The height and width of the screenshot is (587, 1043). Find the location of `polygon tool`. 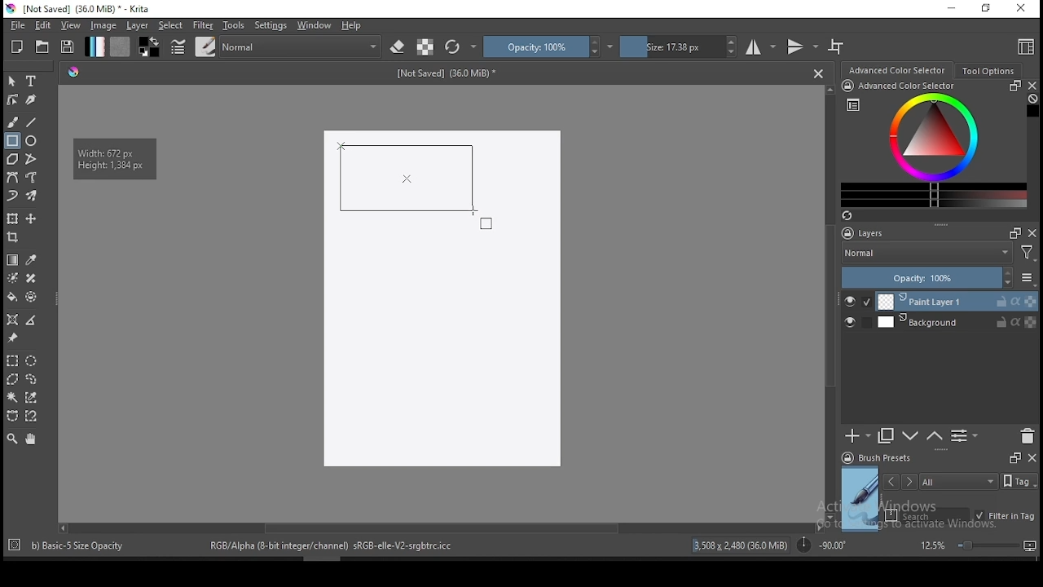

polygon tool is located at coordinates (11, 159).